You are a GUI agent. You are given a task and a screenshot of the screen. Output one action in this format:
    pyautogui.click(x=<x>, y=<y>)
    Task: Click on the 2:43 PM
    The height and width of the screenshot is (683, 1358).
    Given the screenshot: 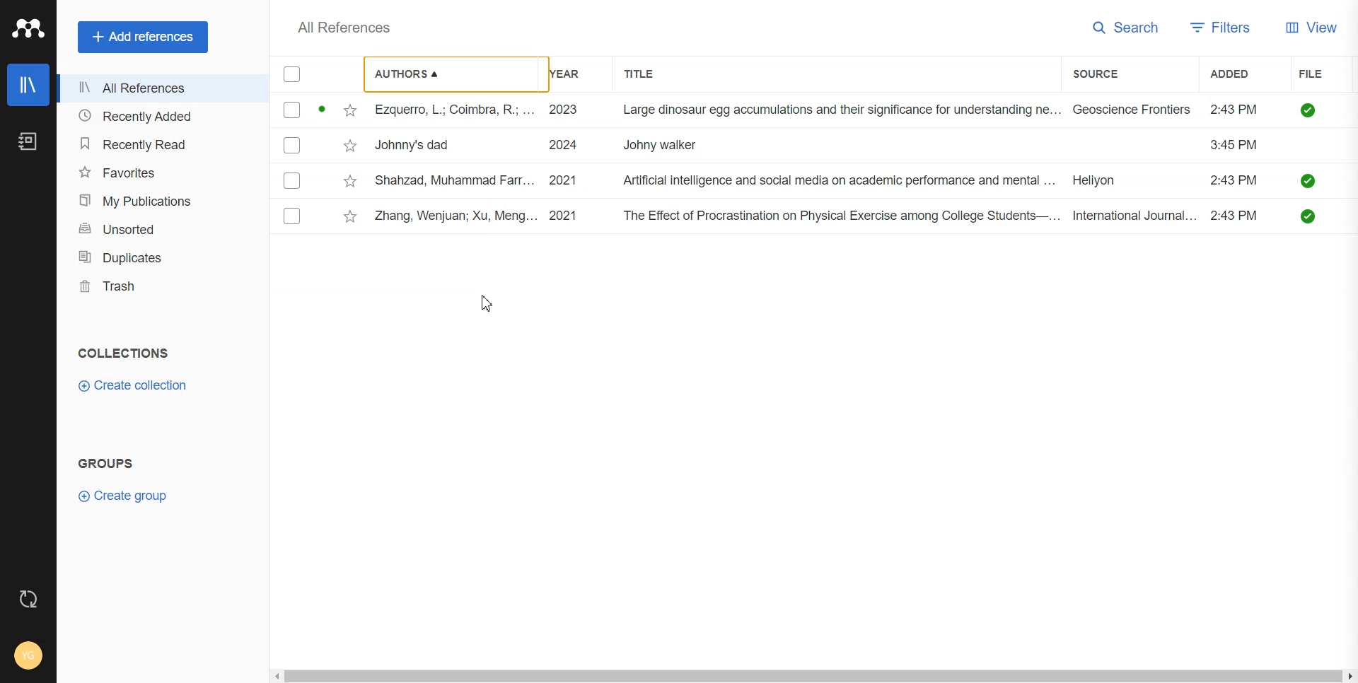 What is the action you would take?
    pyautogui.click(x=1235, y=146)
    